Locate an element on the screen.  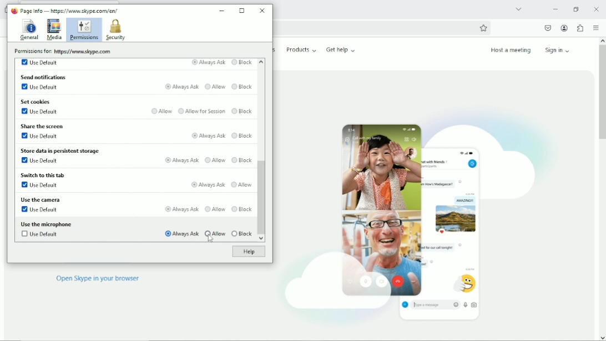
close is located at coordinates (597, 9).